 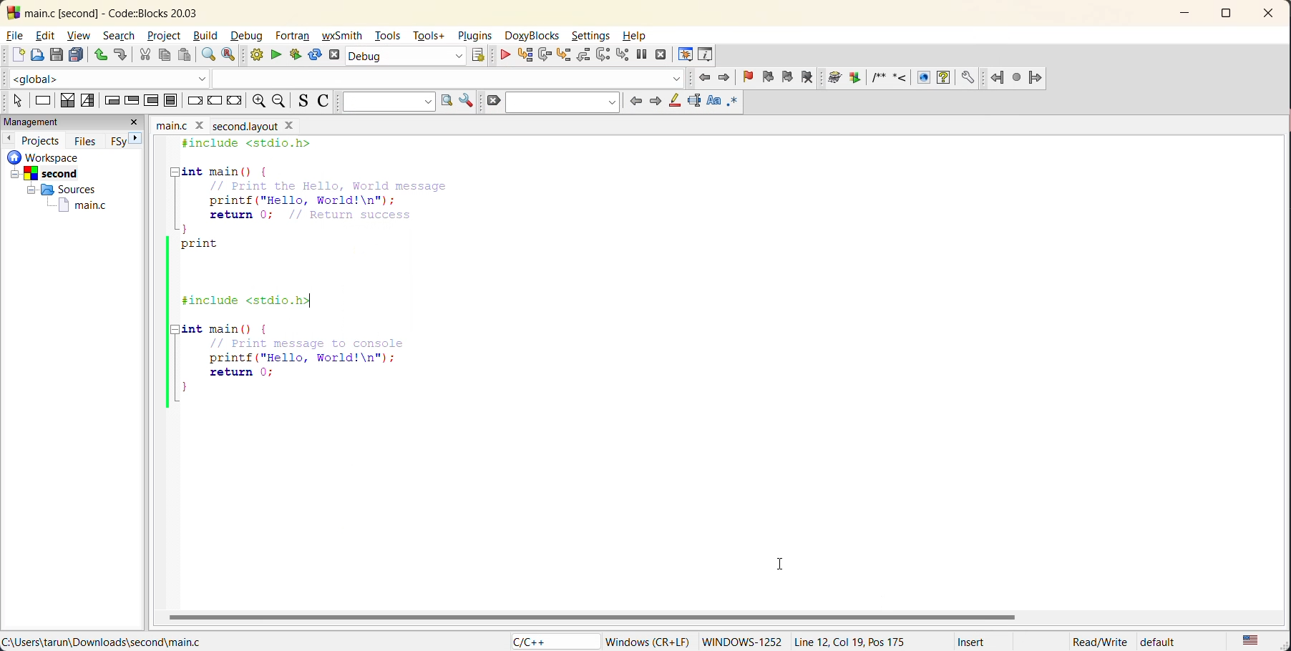 I want to click on continue instruction, so click(x=215, y=100).